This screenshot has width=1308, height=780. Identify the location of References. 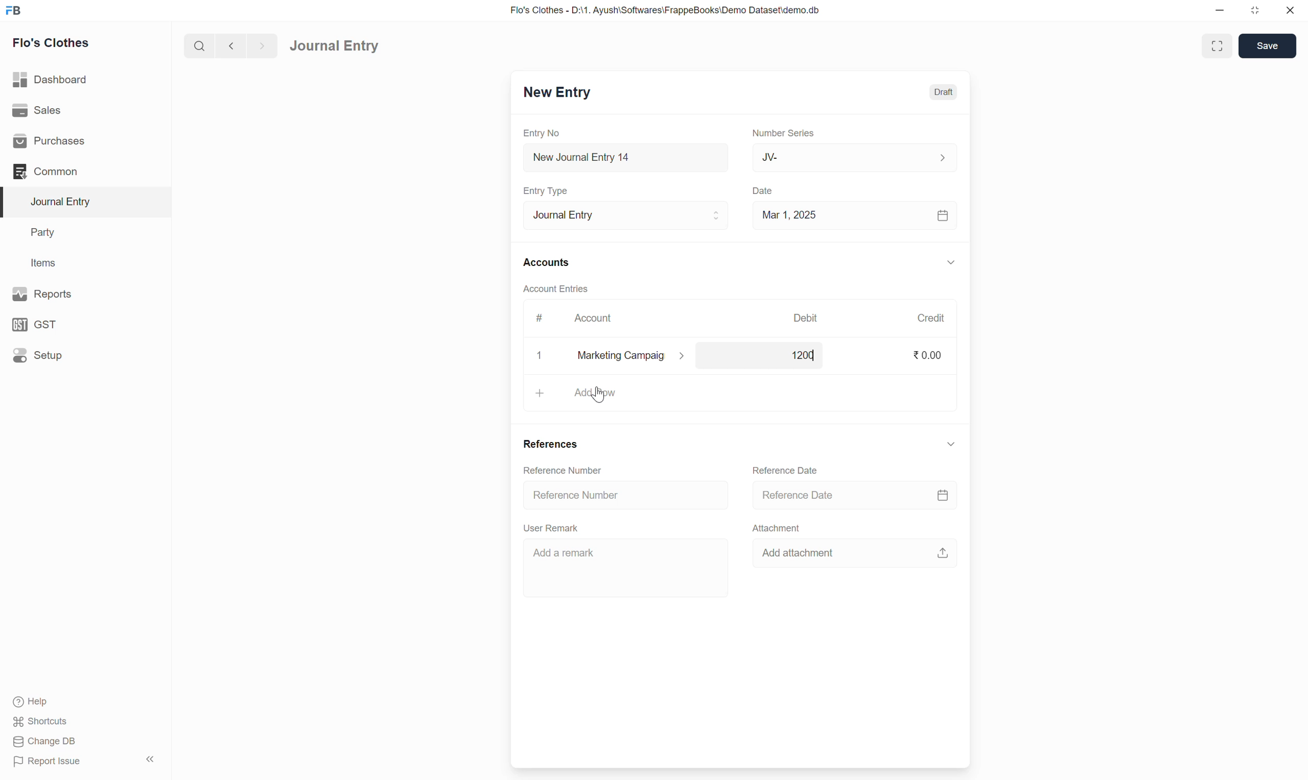
(551, 445).